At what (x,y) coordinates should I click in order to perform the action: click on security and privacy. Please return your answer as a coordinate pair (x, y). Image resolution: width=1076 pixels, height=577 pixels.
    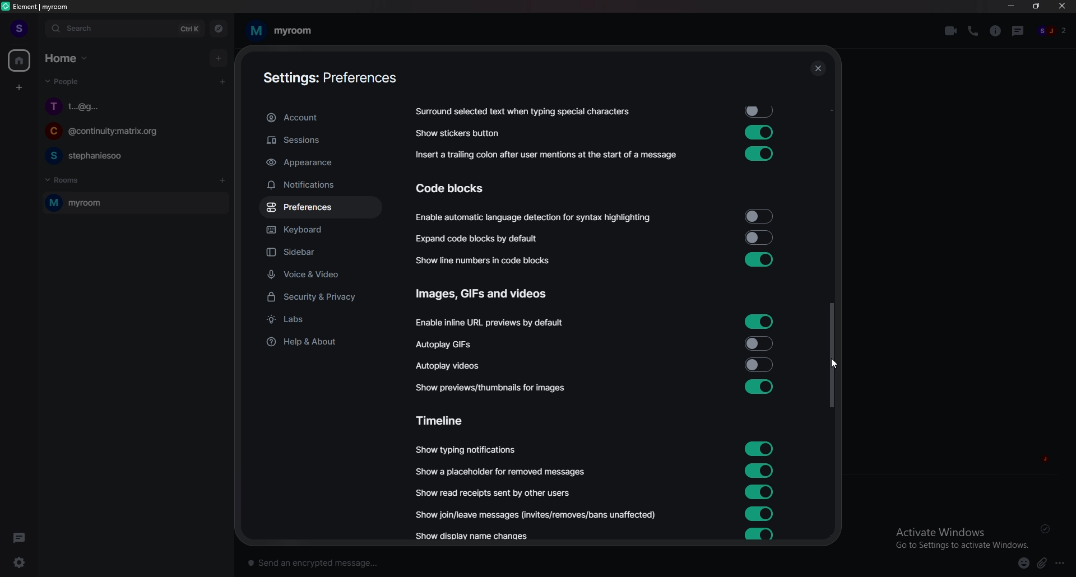
    Looking at the image, I should click on (321, 298).